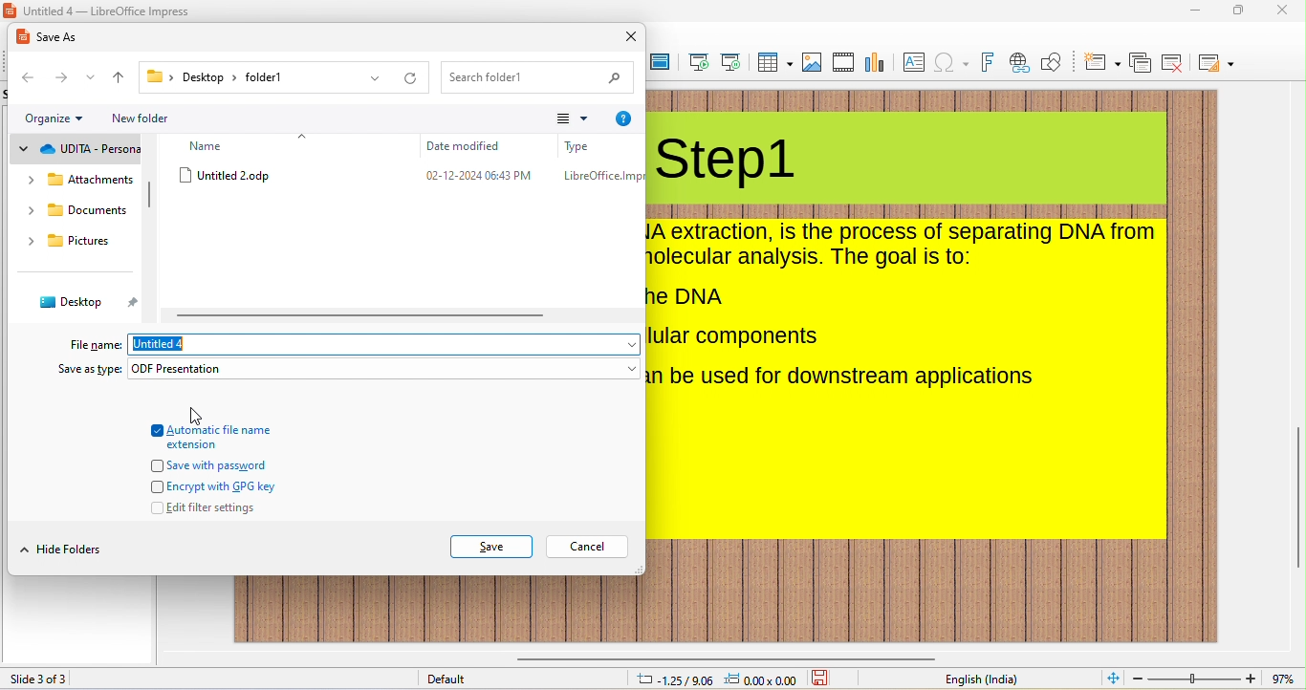  Describe the element at coordinates (81, 119) in the screenshot. I see `drop down` at that location.